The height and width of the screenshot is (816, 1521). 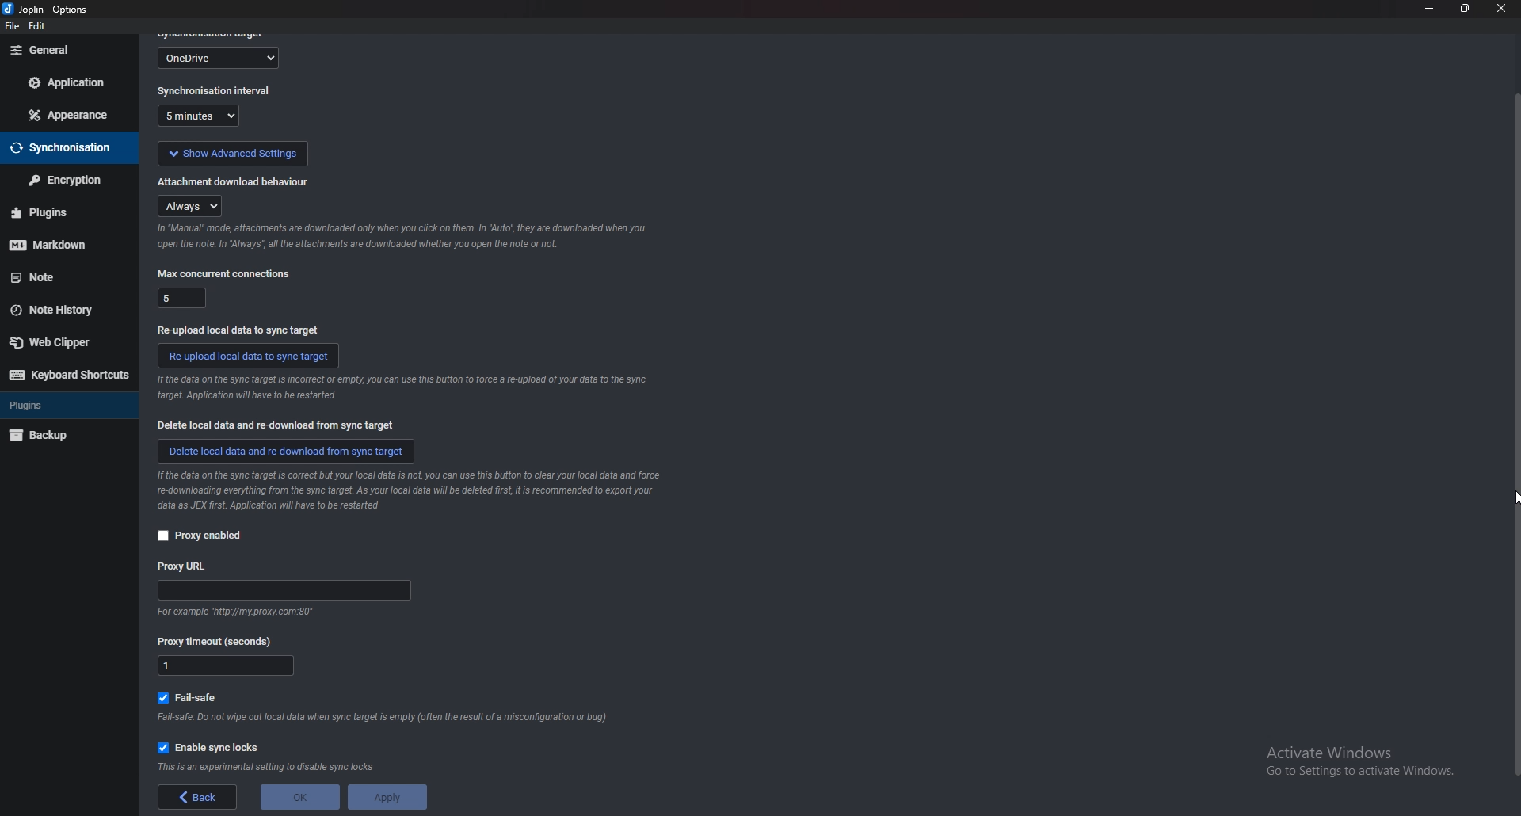 What do you see at coordinates (64, 149) in the screenshot?
I see `sync` at bounding box center [64, 149].